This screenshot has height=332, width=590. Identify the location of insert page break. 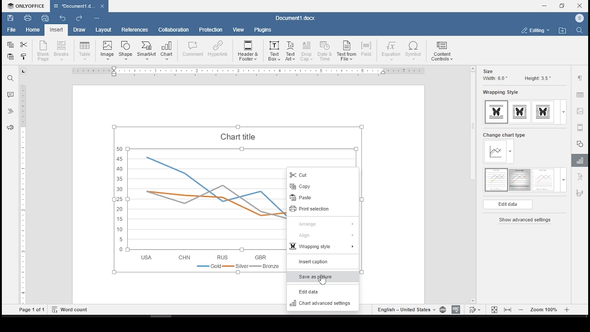
(63, 50).